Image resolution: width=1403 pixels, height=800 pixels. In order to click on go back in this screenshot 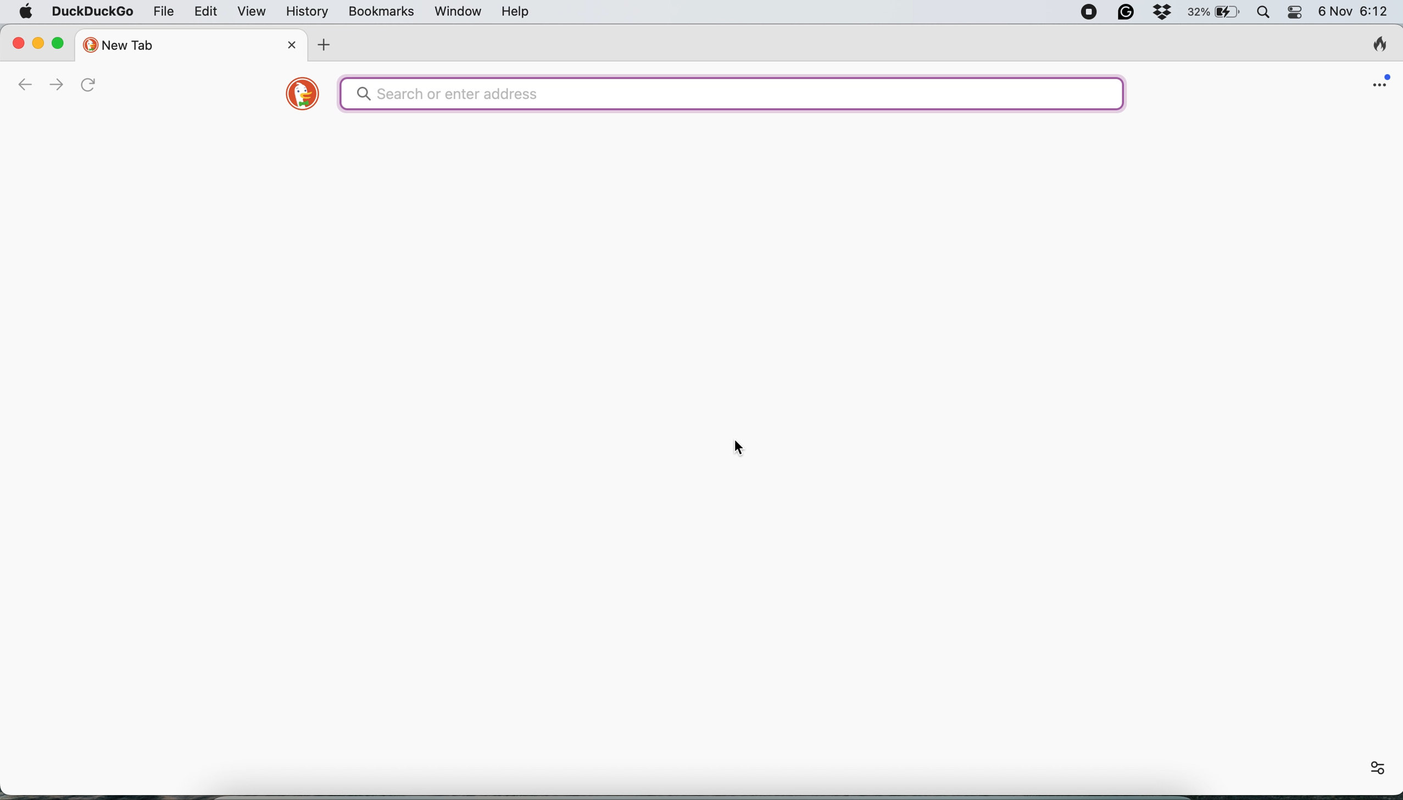, I will do `click(24, 86)`.